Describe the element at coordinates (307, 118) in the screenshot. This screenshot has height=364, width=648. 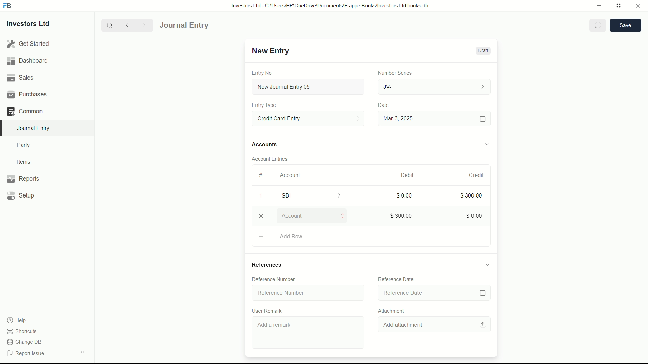
I see `Entry Type` at that location.